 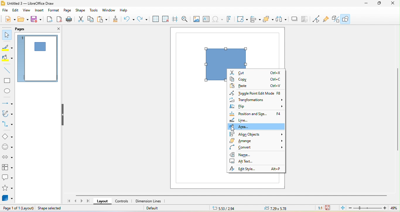 What do you see at coordinates (81, 10) in the screenshot?
I see `shape` at bounding box center [81, 10].